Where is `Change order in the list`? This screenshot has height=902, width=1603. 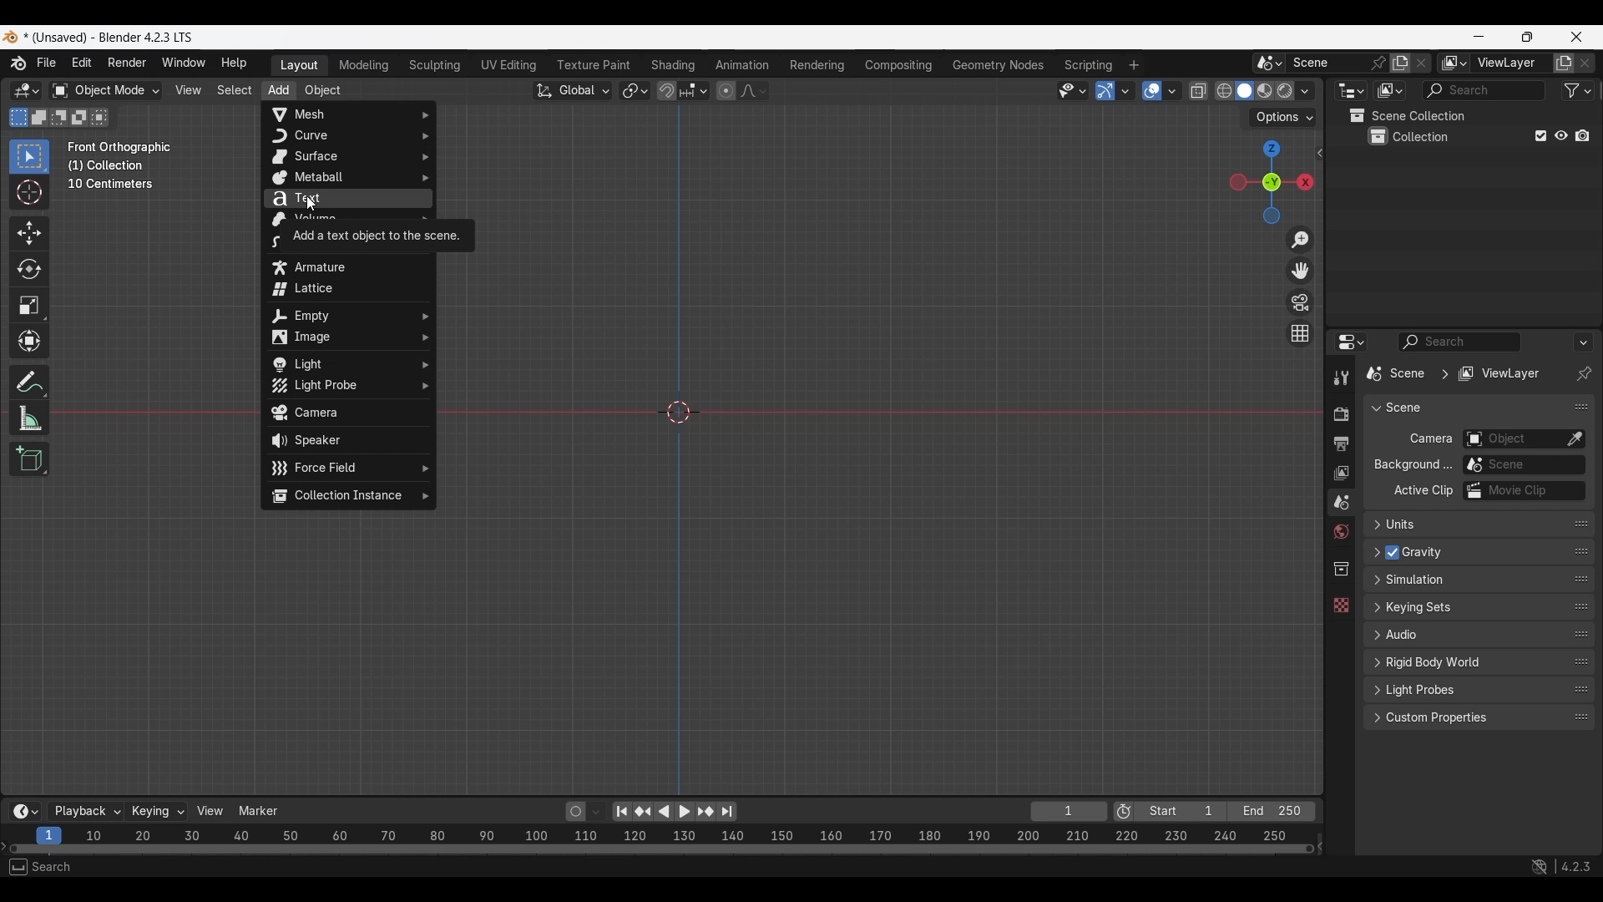
Change order in the list is located at coordinates (1581, 635).